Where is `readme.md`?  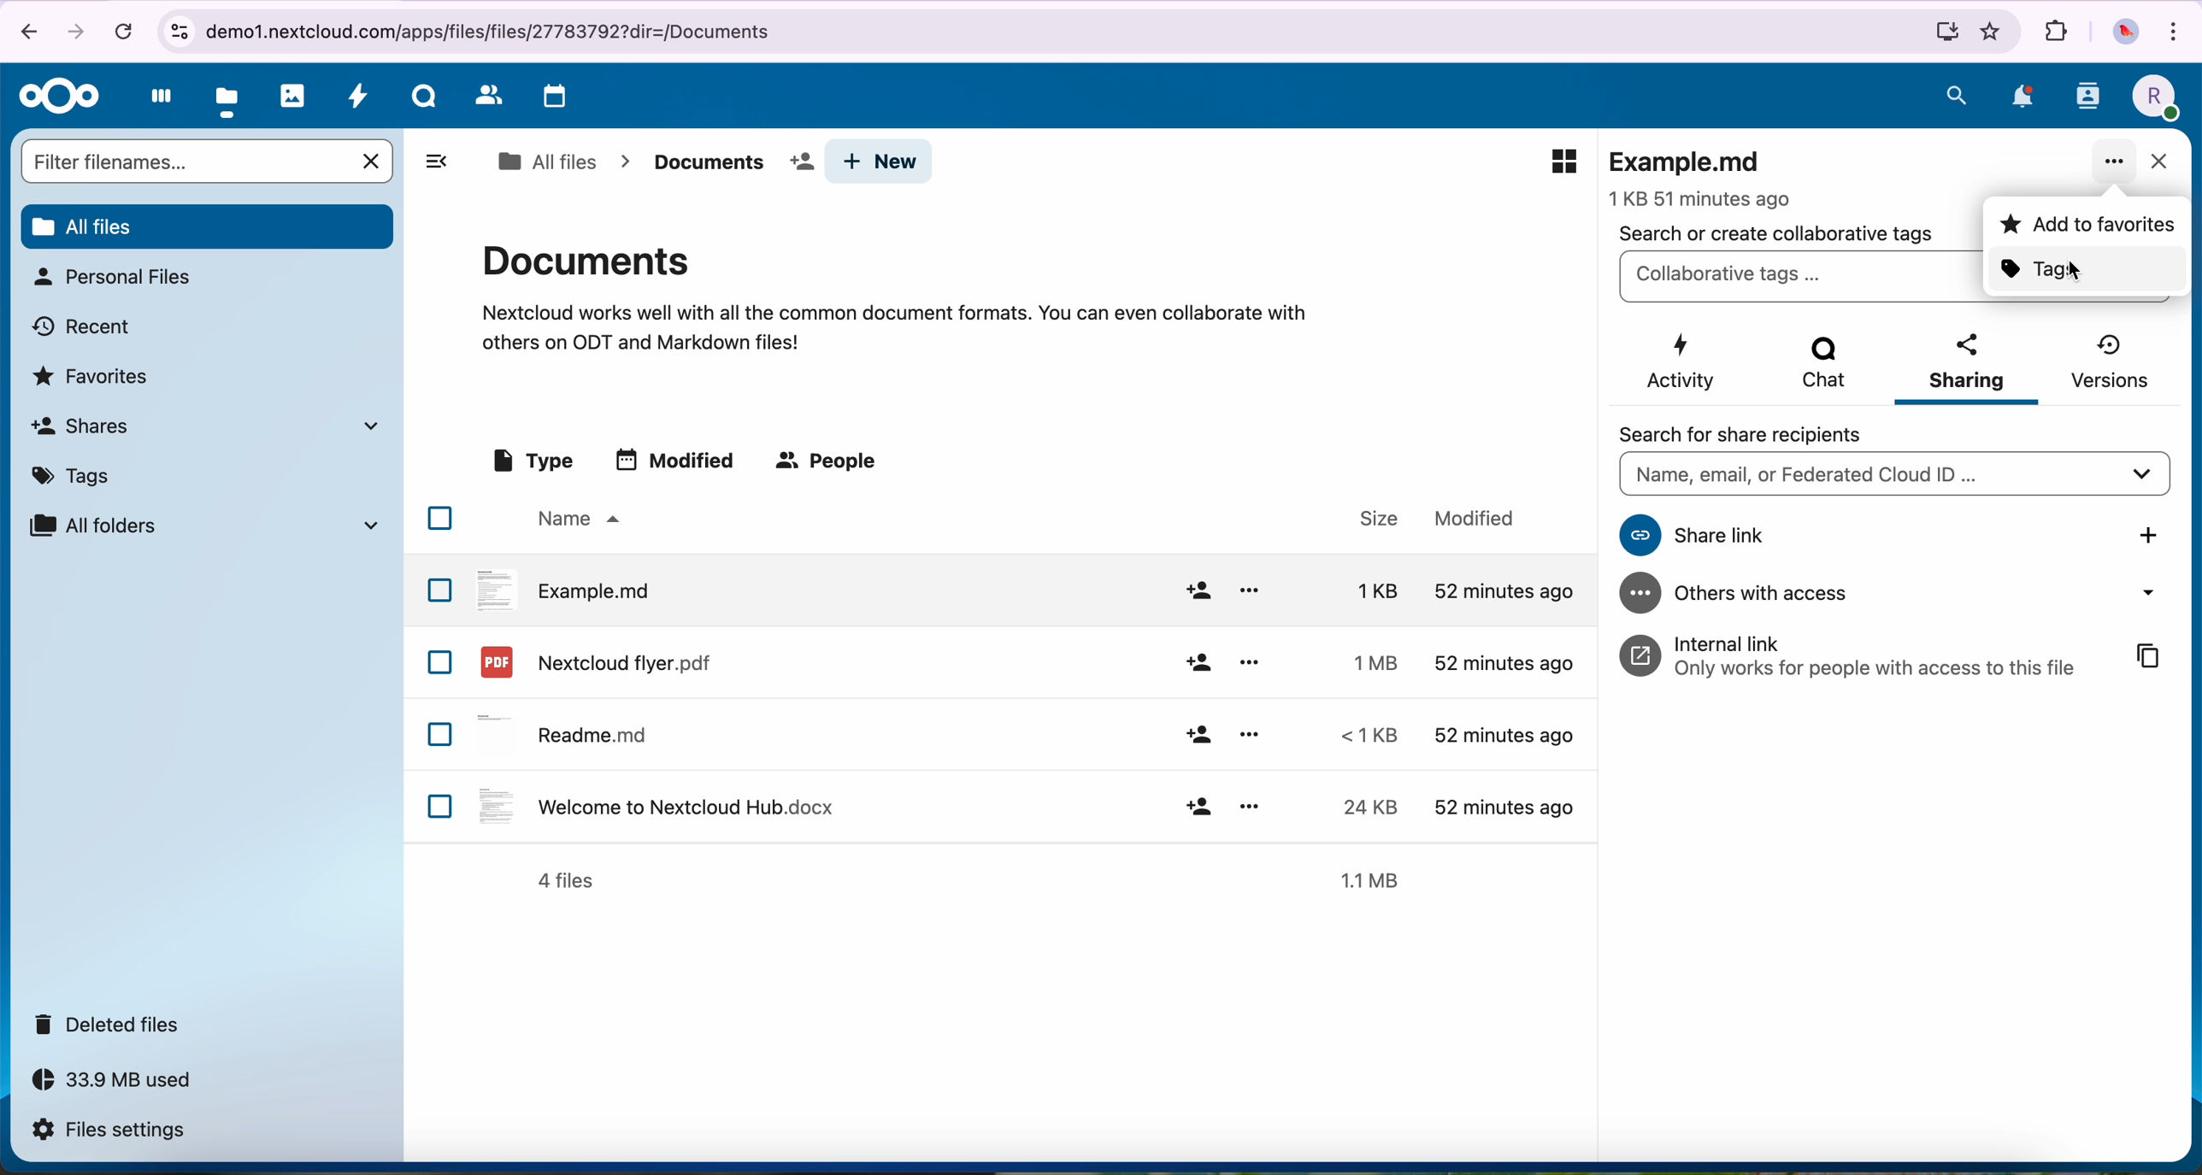 readme.md is located at coordinates (568, 731).